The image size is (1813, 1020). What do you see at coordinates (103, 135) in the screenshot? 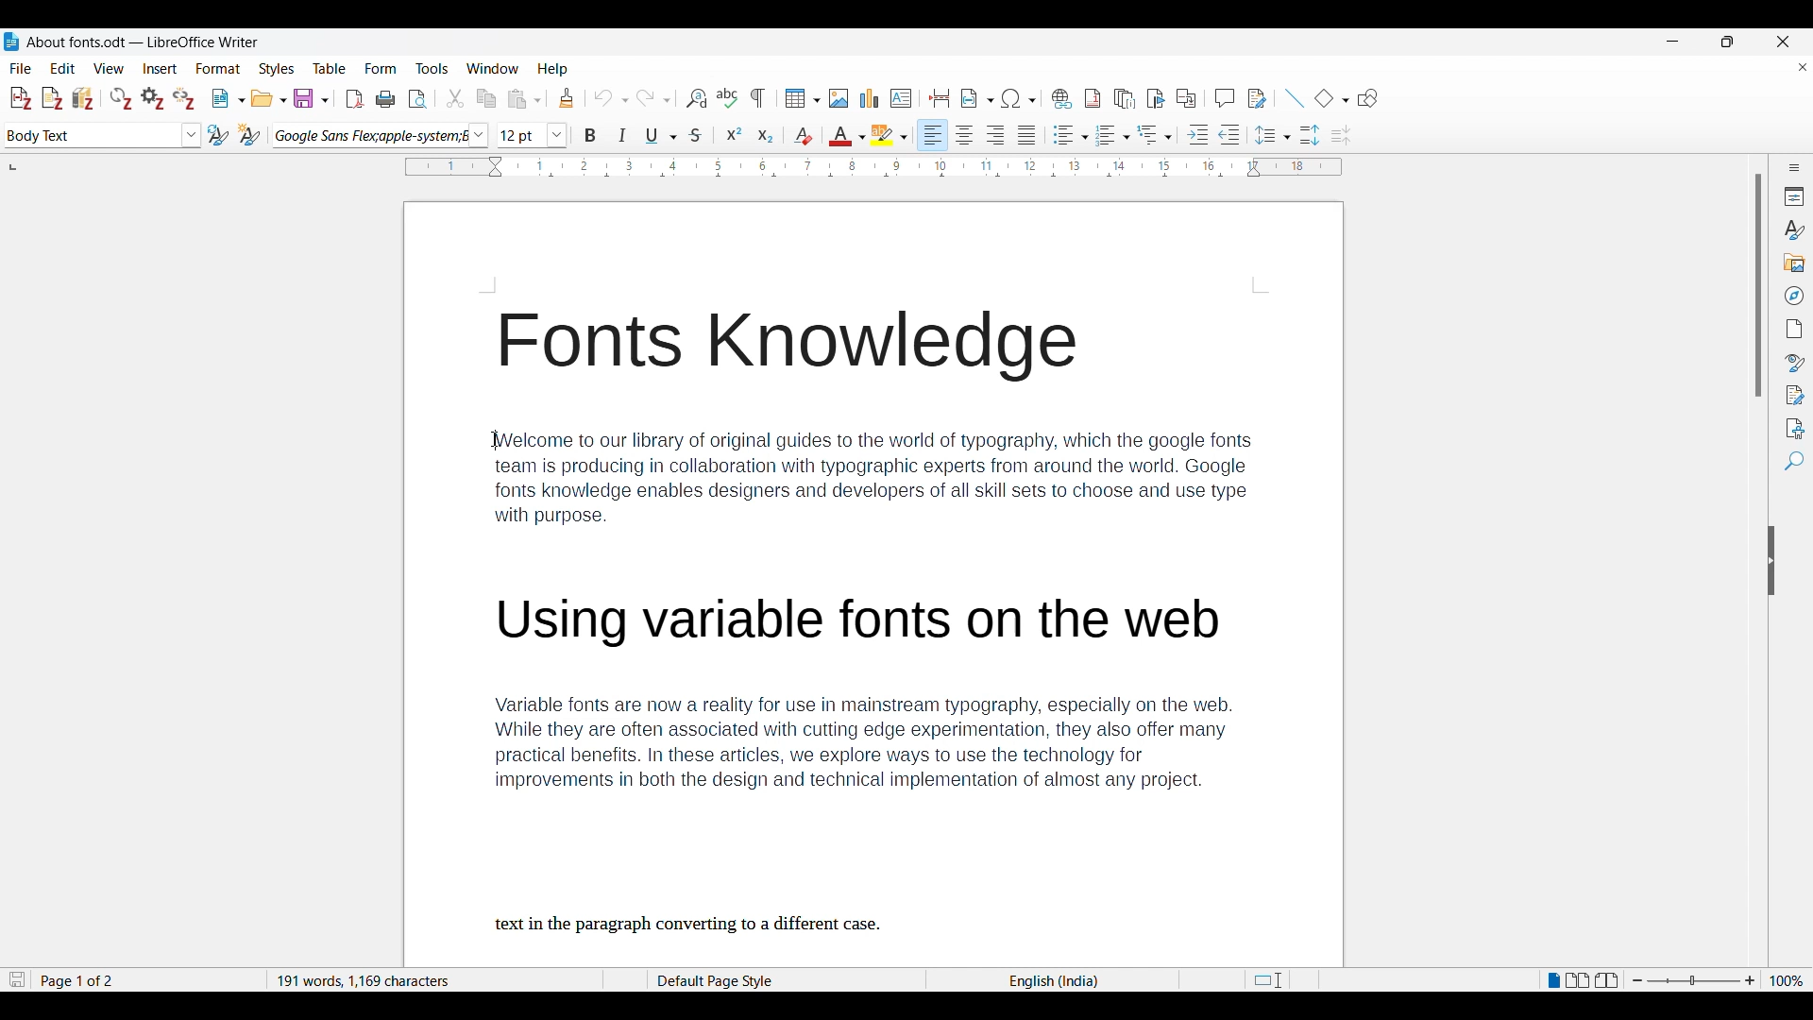
I see `Text style options` at bounding box center [103, 135].